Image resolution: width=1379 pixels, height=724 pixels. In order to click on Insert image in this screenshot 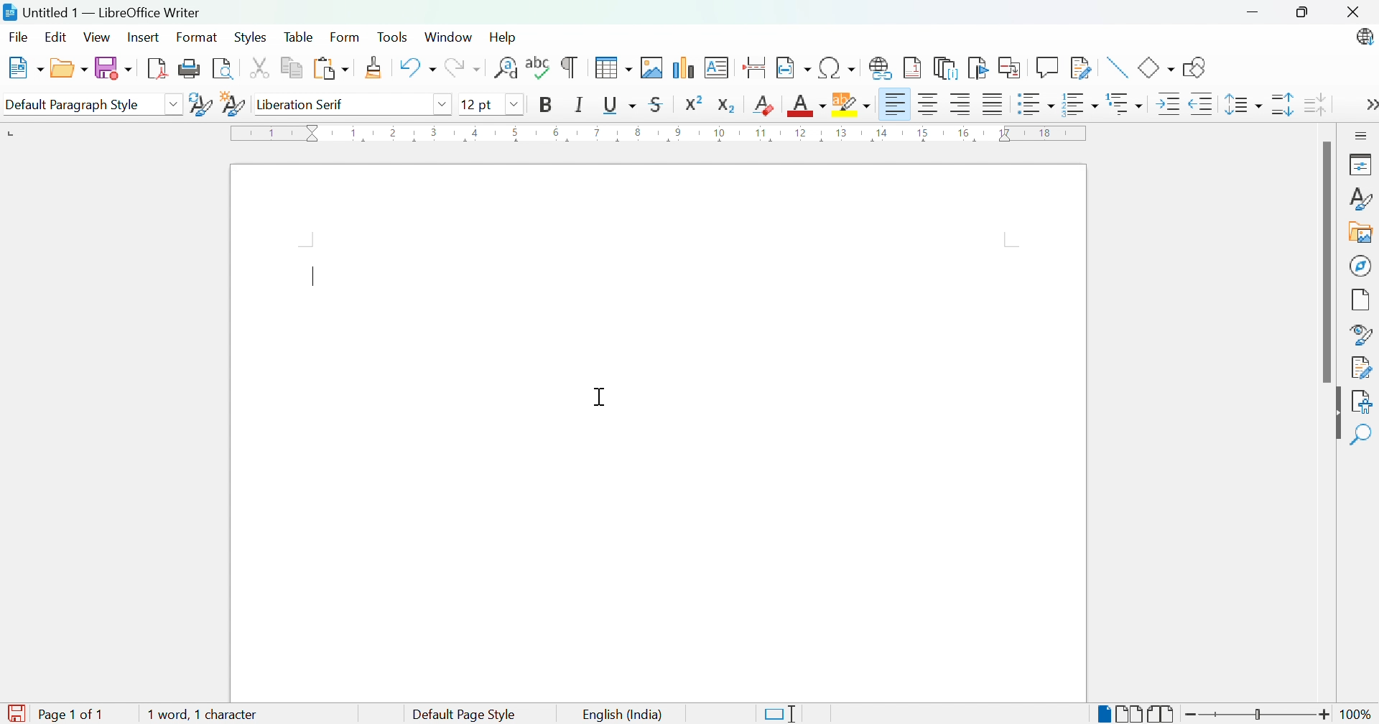, I will do `click(651, 68)`.